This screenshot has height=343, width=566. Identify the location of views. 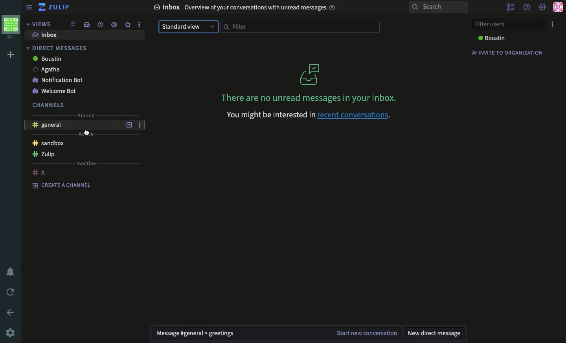
(38, 24).